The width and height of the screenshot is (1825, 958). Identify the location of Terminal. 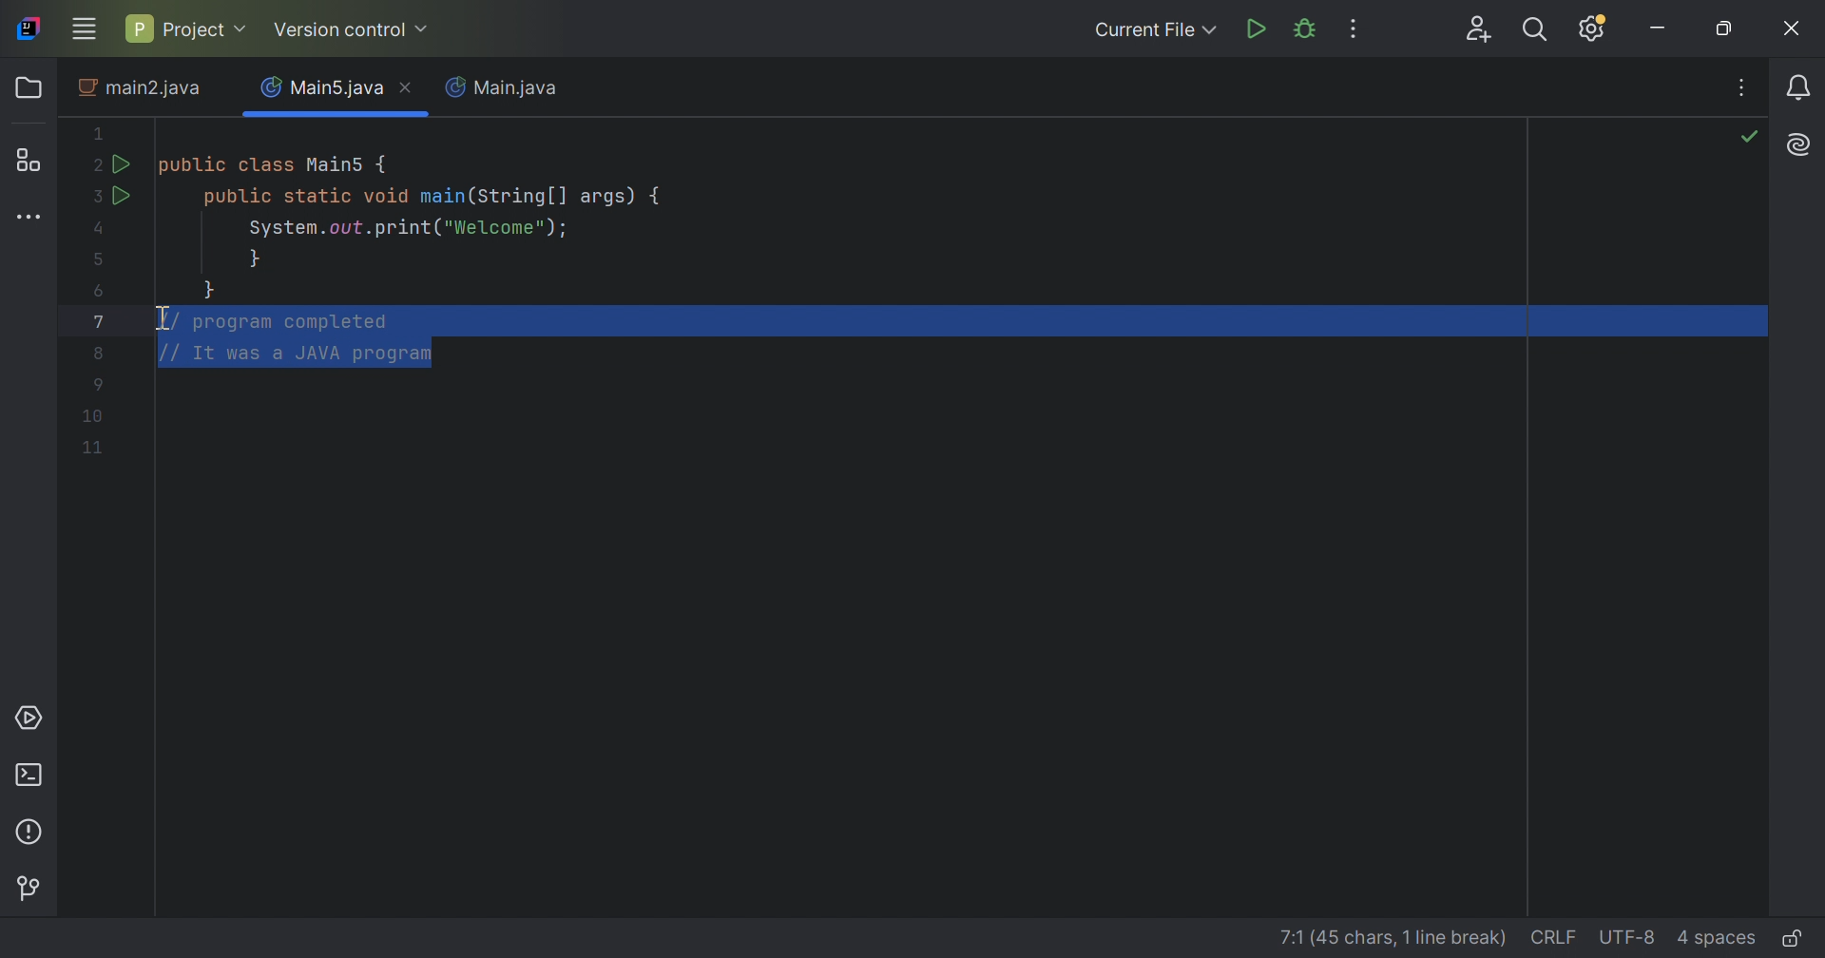
(32, 775).